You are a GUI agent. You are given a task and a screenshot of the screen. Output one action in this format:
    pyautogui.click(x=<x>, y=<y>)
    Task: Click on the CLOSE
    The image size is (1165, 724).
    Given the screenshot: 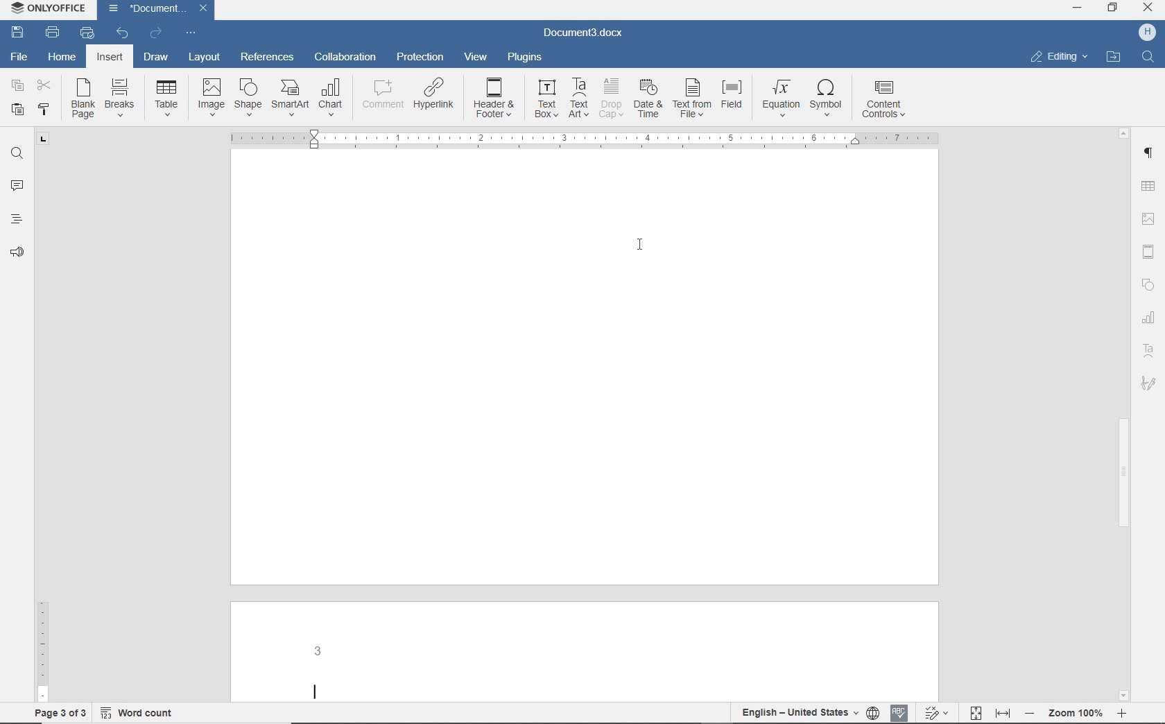 What is the action you would take?
    pyautogui.click(x=1148, y=10)
    